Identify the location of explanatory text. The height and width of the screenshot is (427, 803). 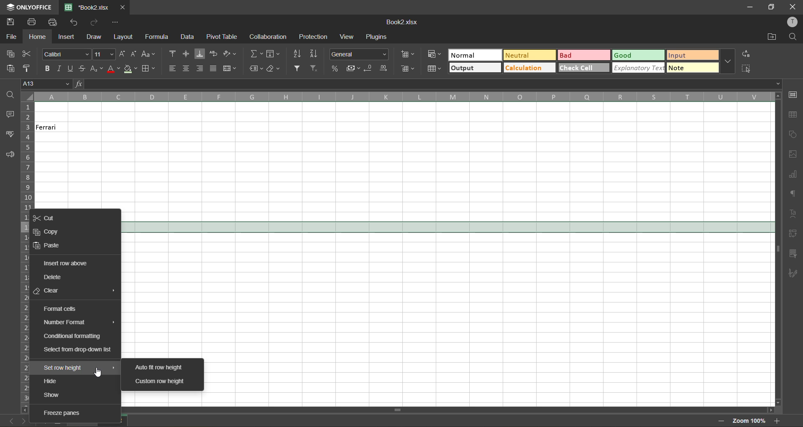
(639, 67).